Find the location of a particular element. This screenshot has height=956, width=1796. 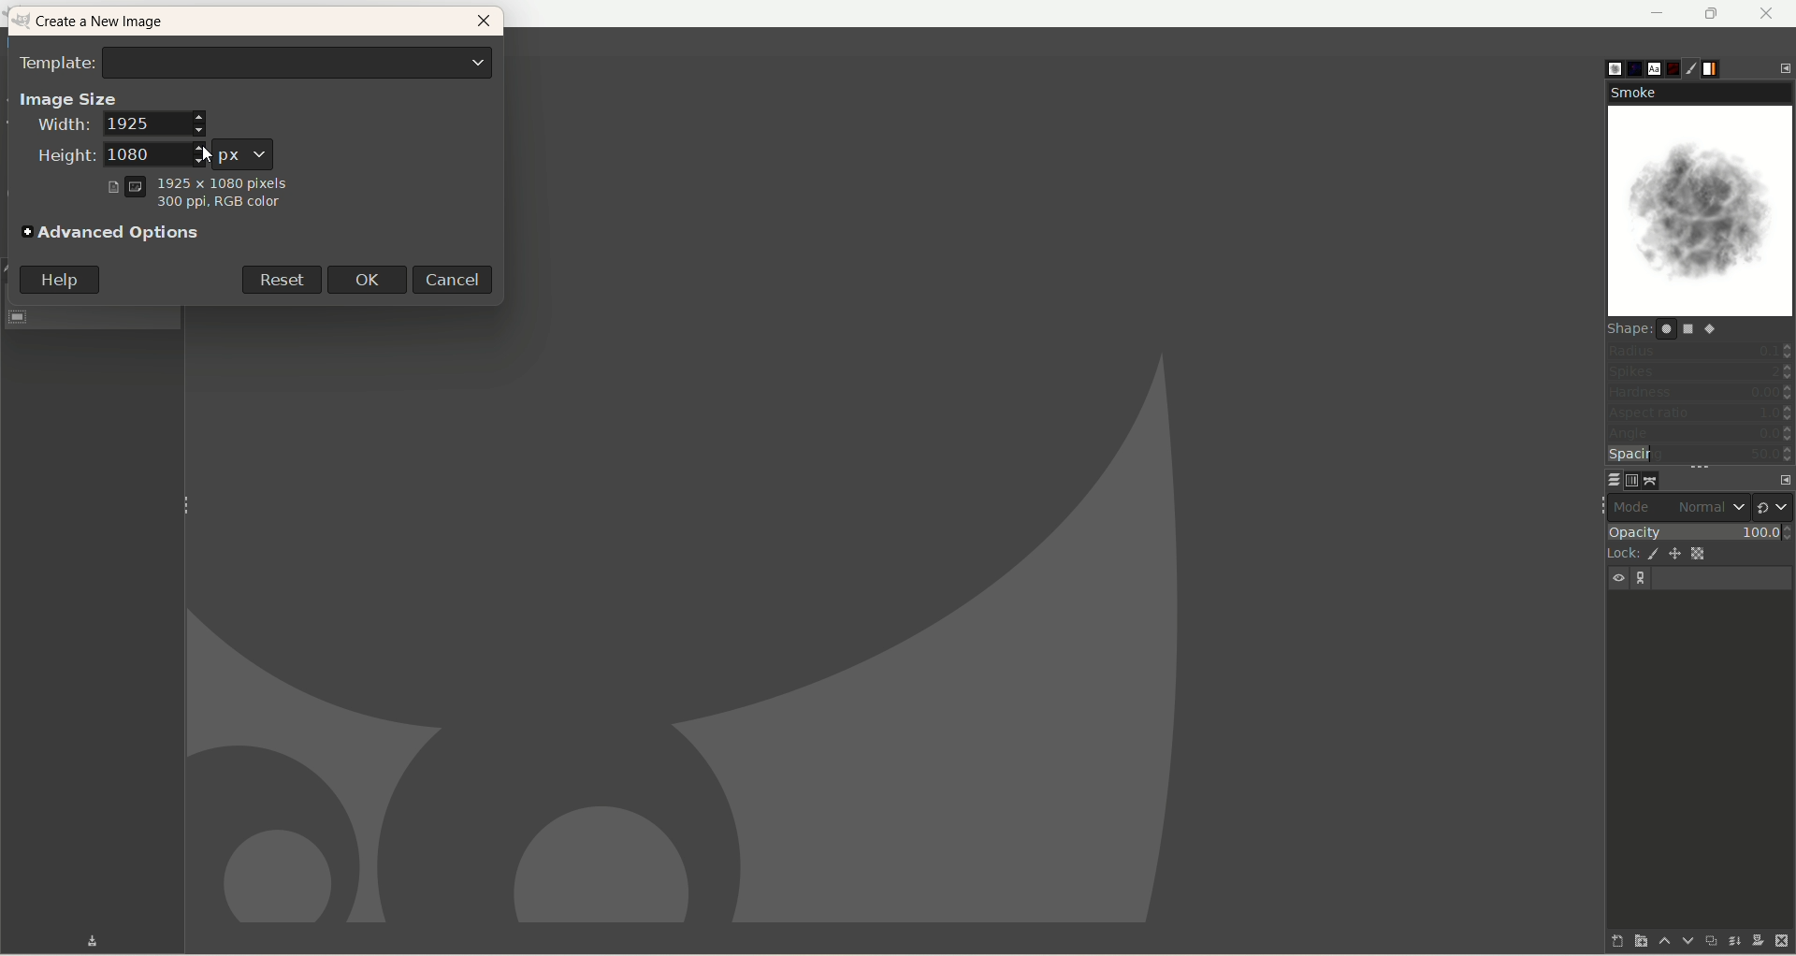

minimize is located at coordinates (1658, 13).